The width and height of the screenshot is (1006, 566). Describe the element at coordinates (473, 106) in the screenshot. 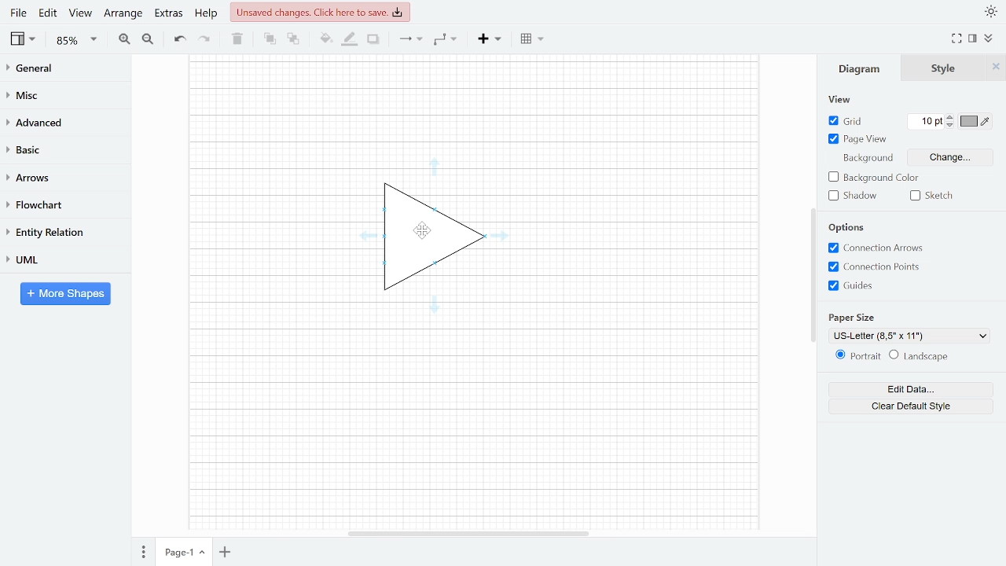

I see `workspace` at that location.